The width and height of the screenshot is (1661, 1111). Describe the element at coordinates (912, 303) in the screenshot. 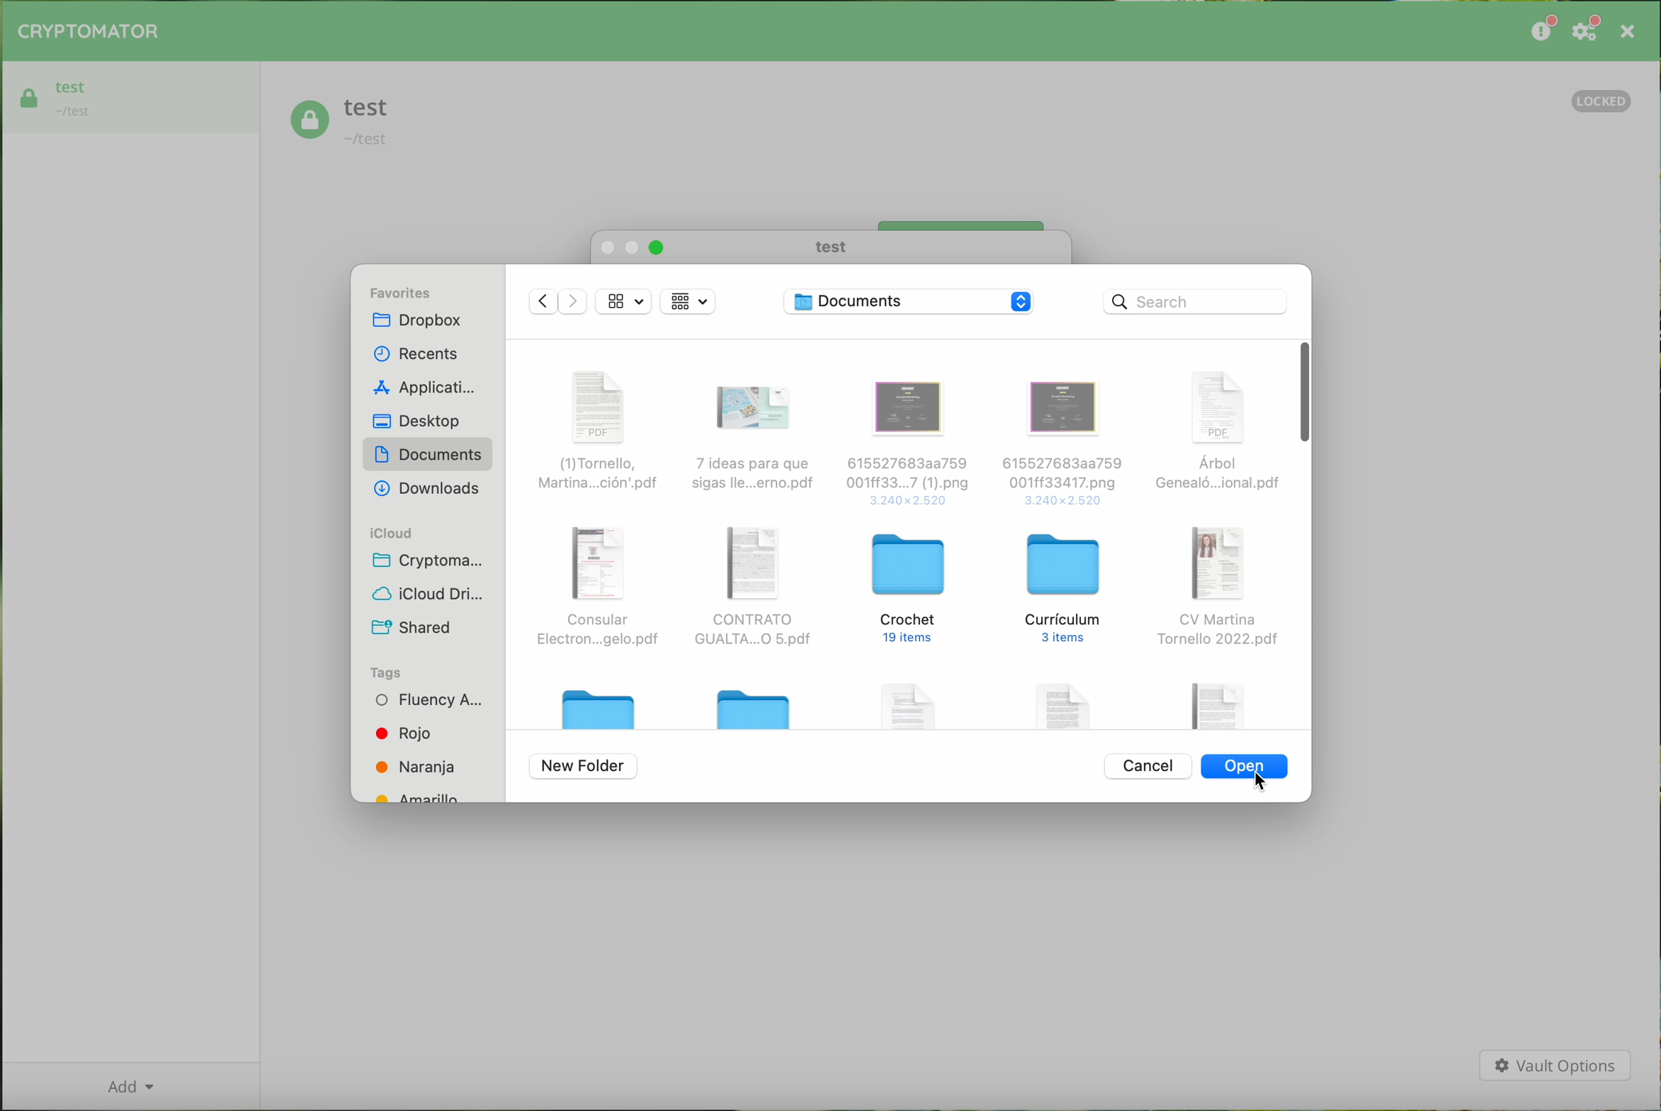

I see `Documents` at that location.